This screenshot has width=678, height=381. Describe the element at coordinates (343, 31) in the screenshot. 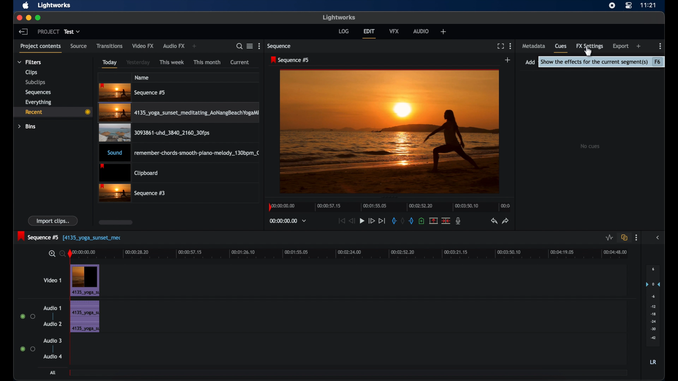

I see `log` at that location.